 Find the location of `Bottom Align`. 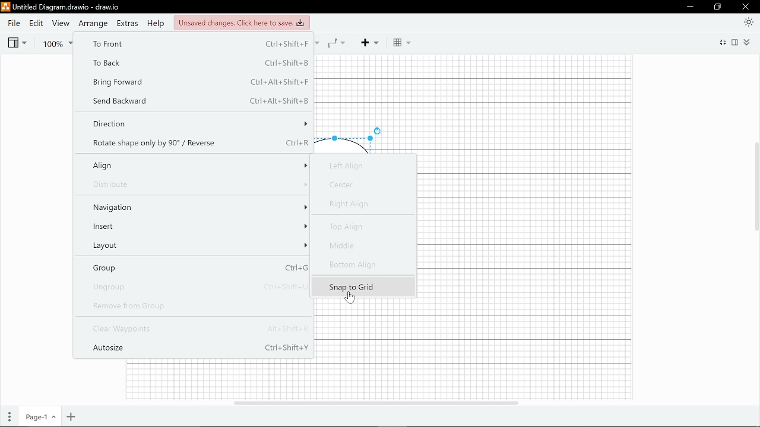

Bottom Align is located at coordinates (360, 265).